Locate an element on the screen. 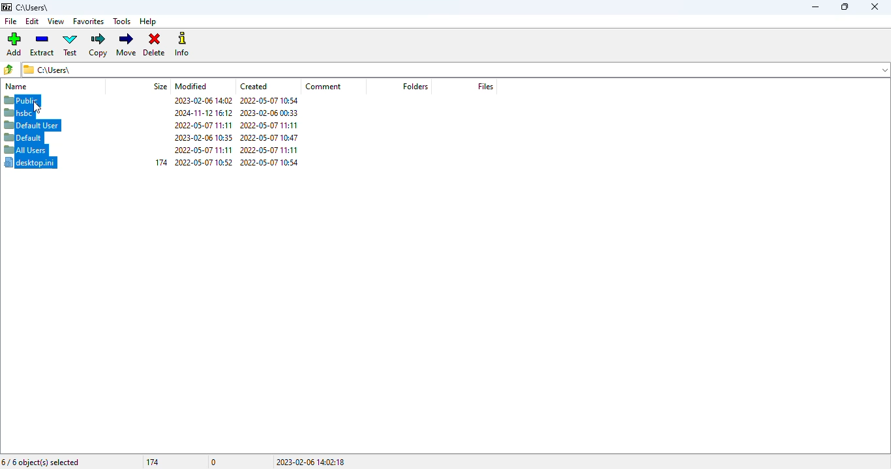  copy is located at coordinates (98, 45).